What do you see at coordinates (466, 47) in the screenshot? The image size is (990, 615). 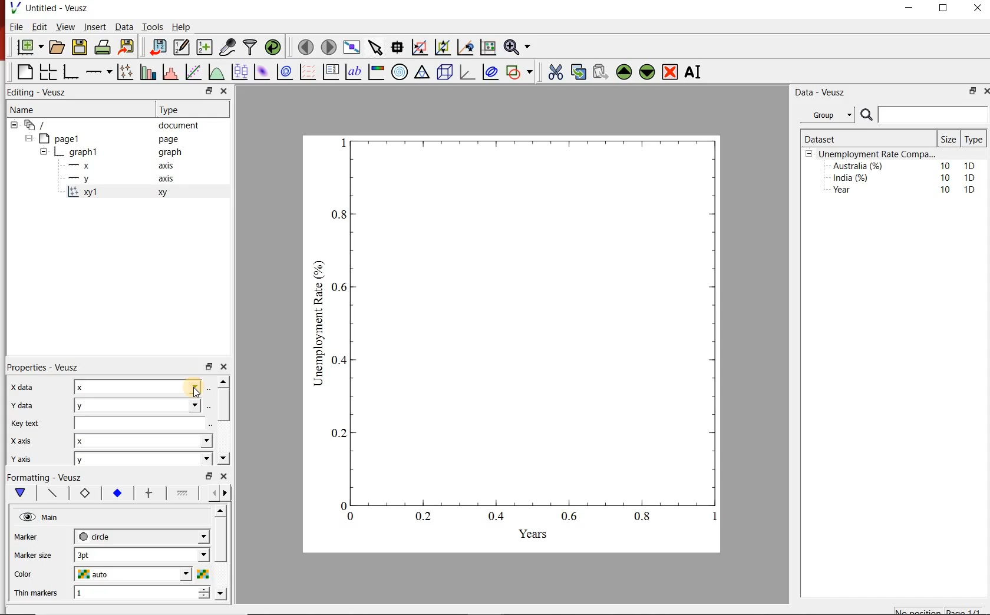 I see `click to recenter graph axes` at bounding box center [466, 47].